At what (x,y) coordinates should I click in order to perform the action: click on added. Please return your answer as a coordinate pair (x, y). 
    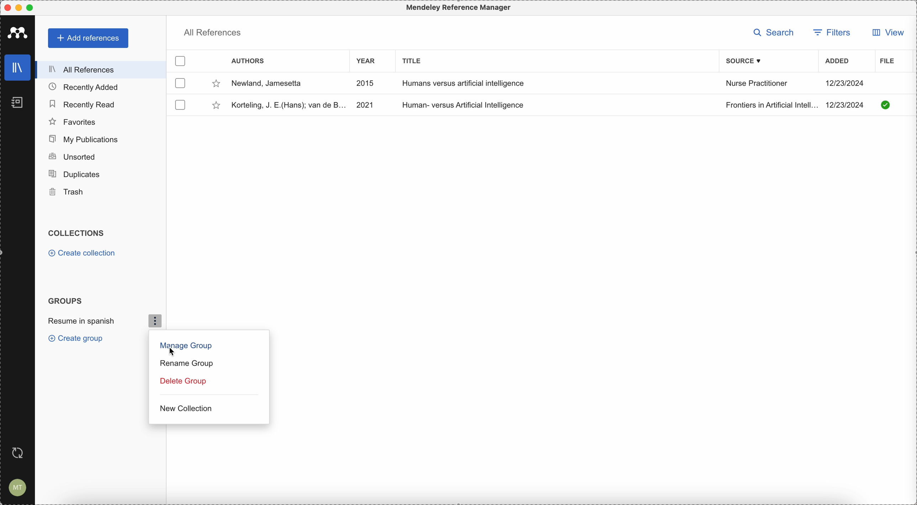
    Looking at the image, I should click on (837, 62).